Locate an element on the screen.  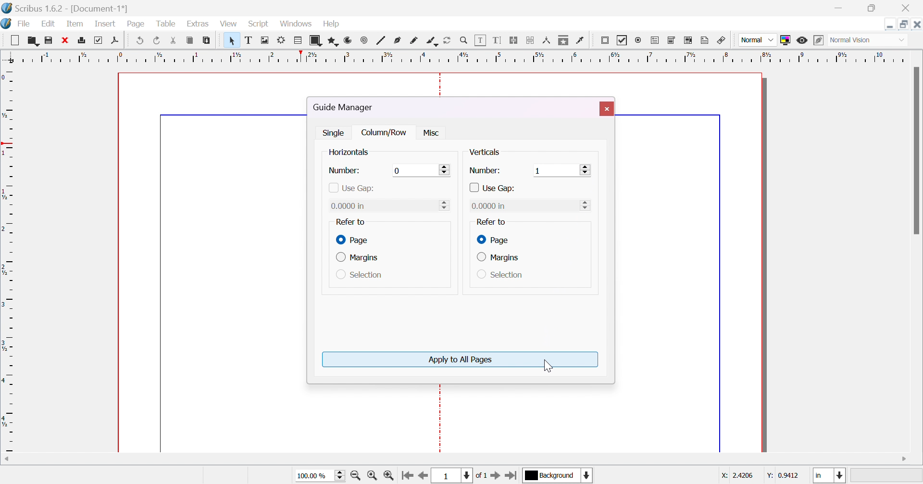
select current page is located at coordinates (461, 475).